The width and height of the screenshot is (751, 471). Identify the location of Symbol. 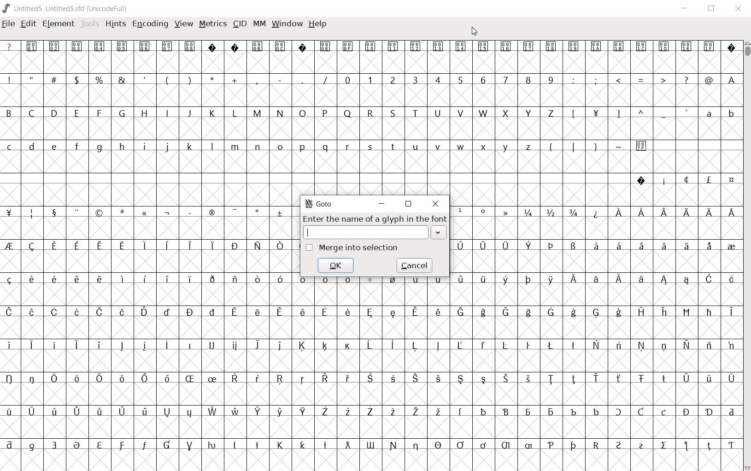
(731, 411).